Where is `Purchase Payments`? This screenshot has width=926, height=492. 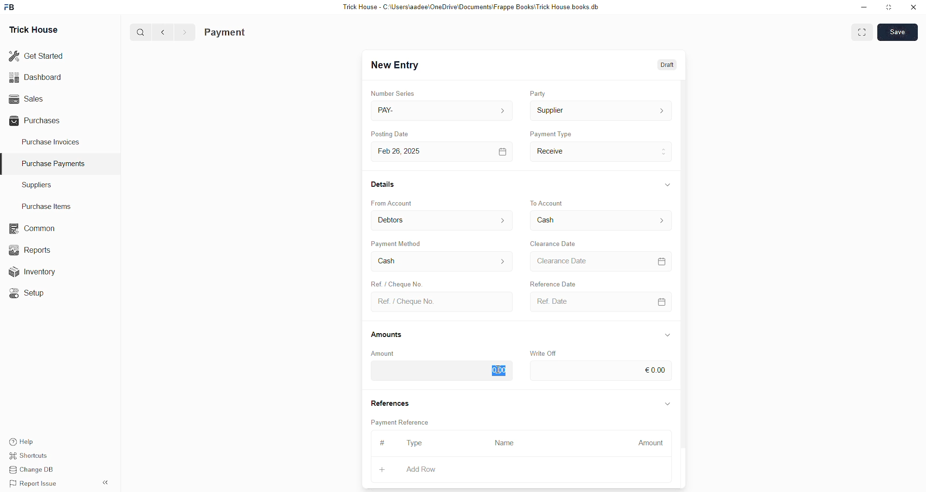
Purchase Payments is located at coordinates (56, 164).